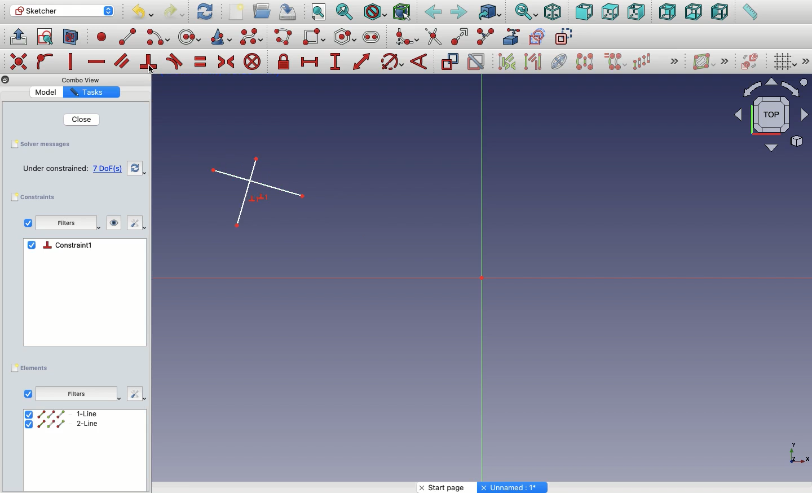 The width and height of the screenshot is (812, 493). Describe the element at coordinates (362, 61) in the screenshot. I see `Constrain distance` at that location.